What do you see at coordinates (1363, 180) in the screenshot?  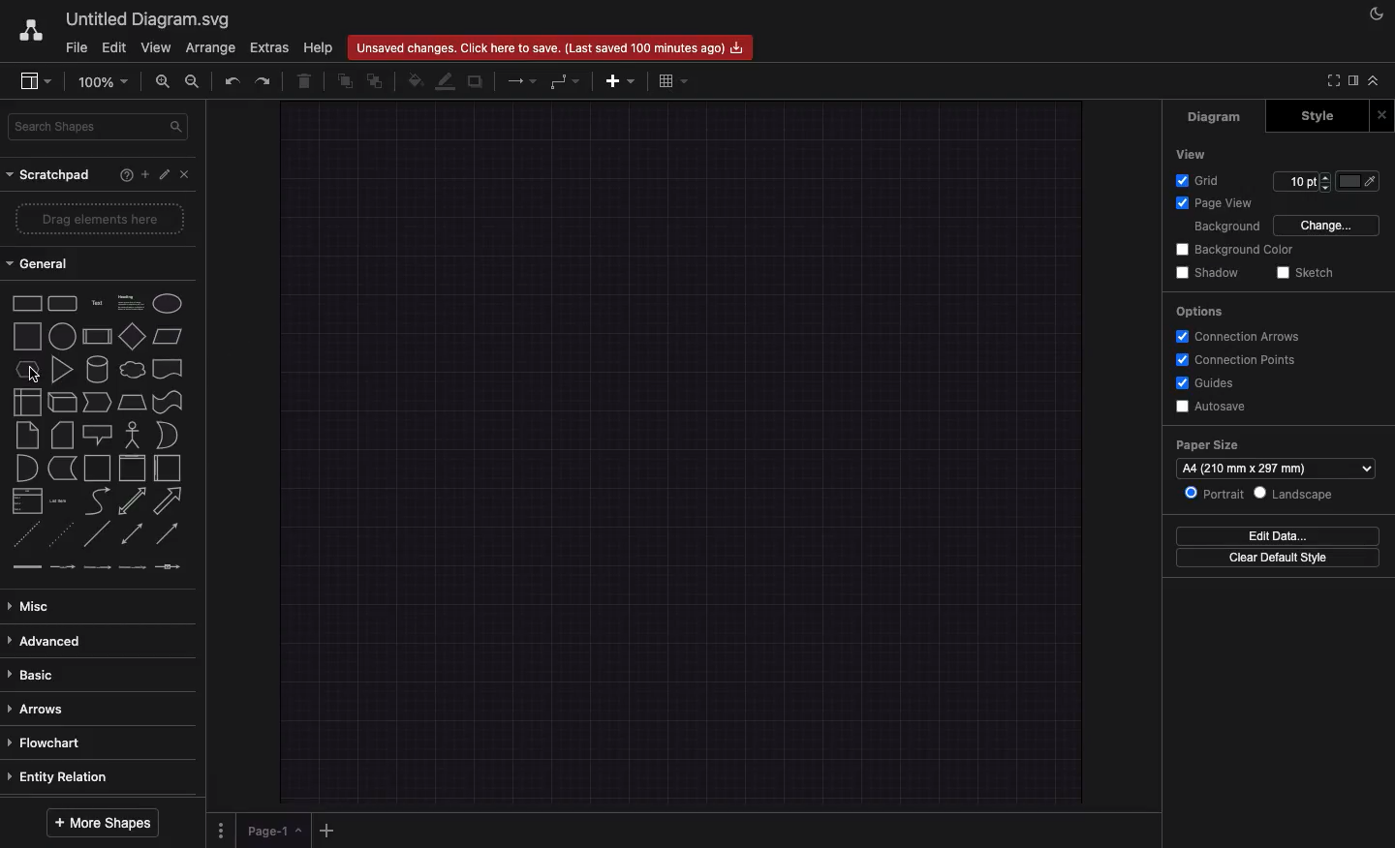 I see `Fill color` at bounding box center [1363, 180].